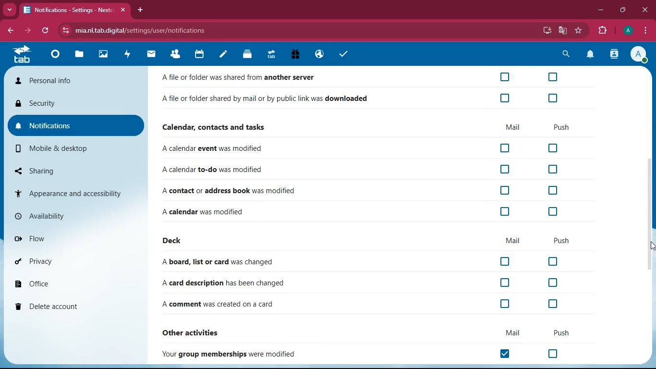  What do you see at coordinates (174, 241) in the screenshot?
I see `deck` at bounding box center [174, 241].